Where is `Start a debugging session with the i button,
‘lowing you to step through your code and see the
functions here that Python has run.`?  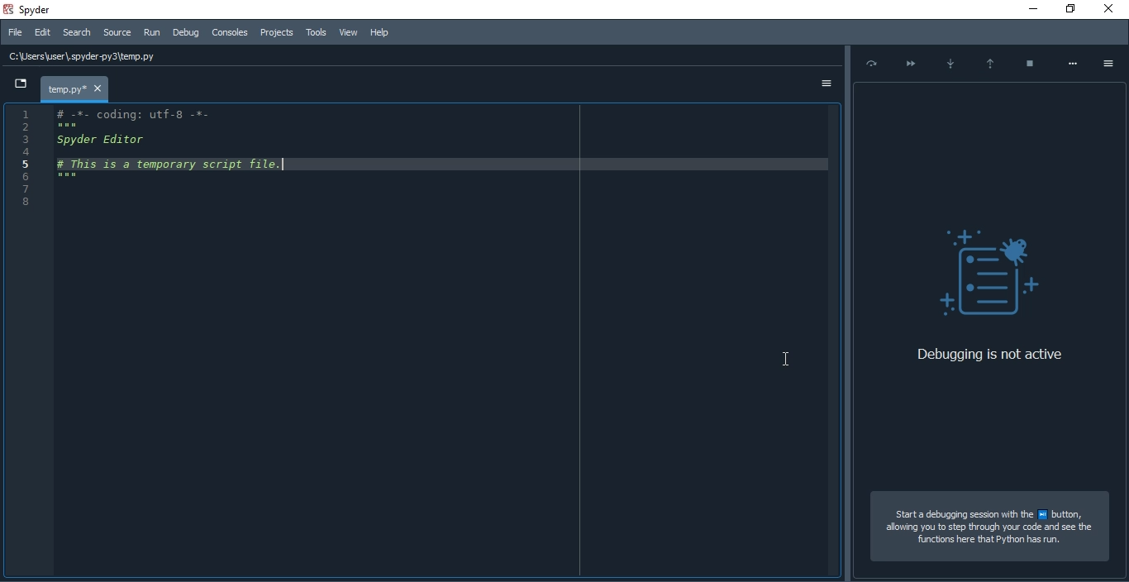
Start a debugging session with the i button,
‘lowing you to step through your code and see the
functions here that Python has run. is located at coordinates (982, 531).